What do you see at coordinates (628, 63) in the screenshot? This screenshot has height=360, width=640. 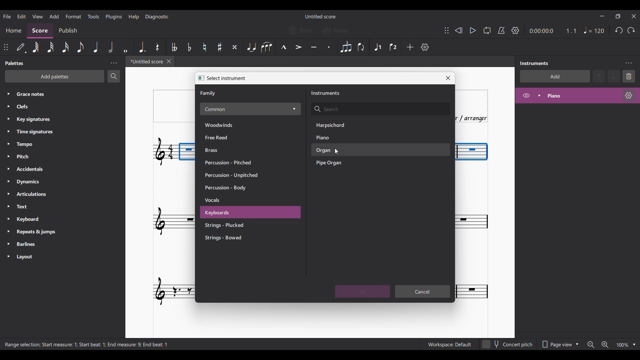 I see `Instrument settings` at bounding box center [628, 63].